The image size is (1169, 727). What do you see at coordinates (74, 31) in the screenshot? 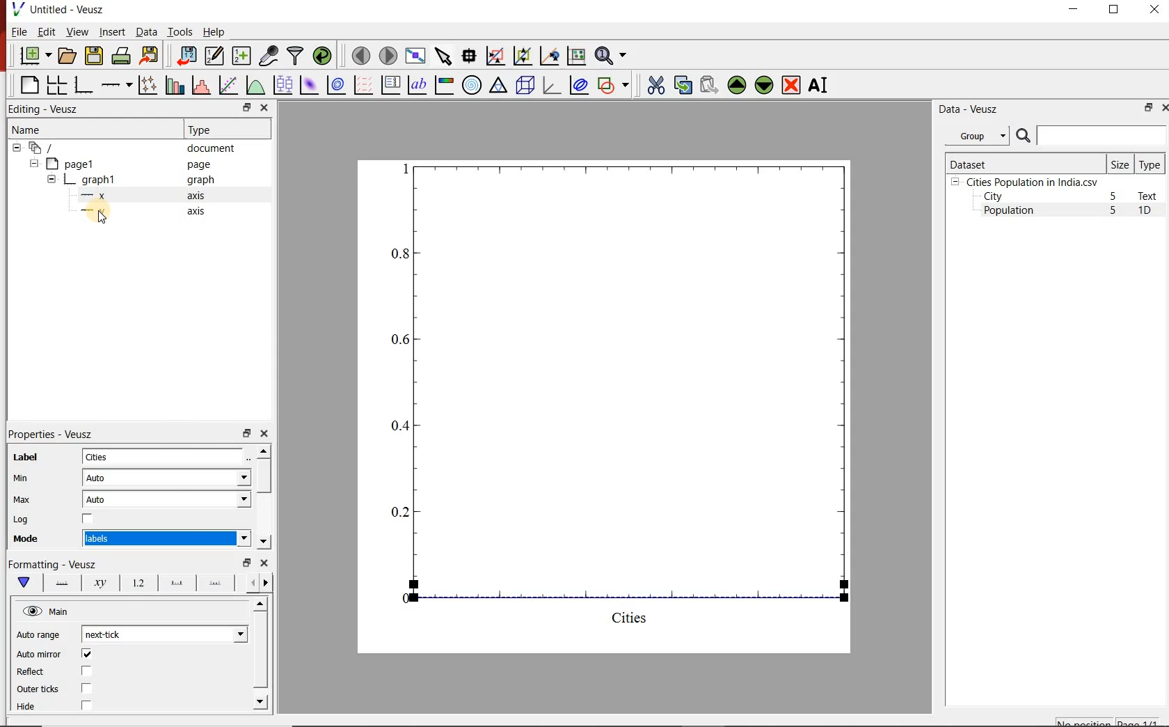
I see `View` at bounding box center [74, 31].